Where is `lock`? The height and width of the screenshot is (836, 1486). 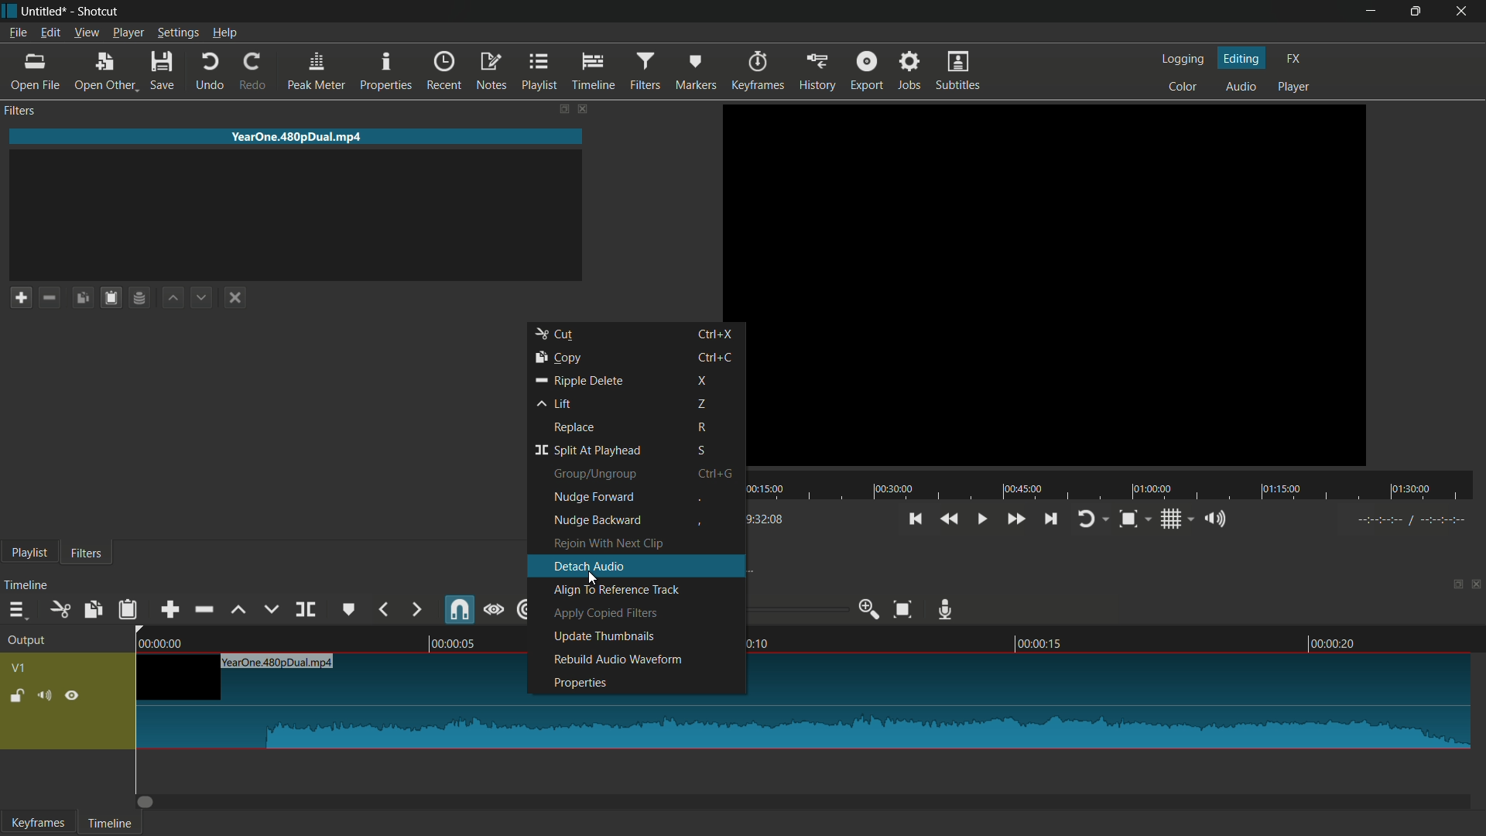
lock is located at coordinates (12, 694).